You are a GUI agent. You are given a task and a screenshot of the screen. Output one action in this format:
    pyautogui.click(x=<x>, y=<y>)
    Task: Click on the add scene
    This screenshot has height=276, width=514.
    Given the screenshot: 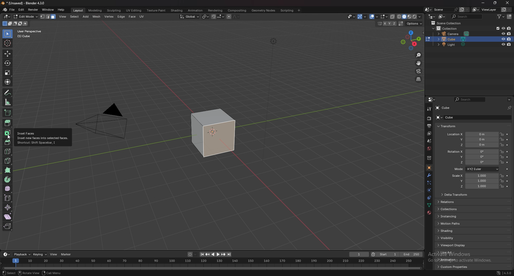 What is the action you would take?
    pyautogui.click(x=462, y=10)
    